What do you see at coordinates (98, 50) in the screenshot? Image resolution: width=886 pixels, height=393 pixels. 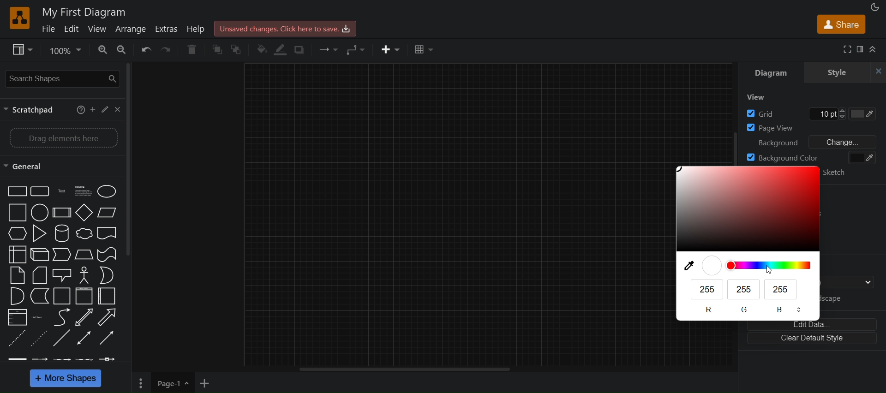 I see `zoom in` at bounding box center [98, 50].